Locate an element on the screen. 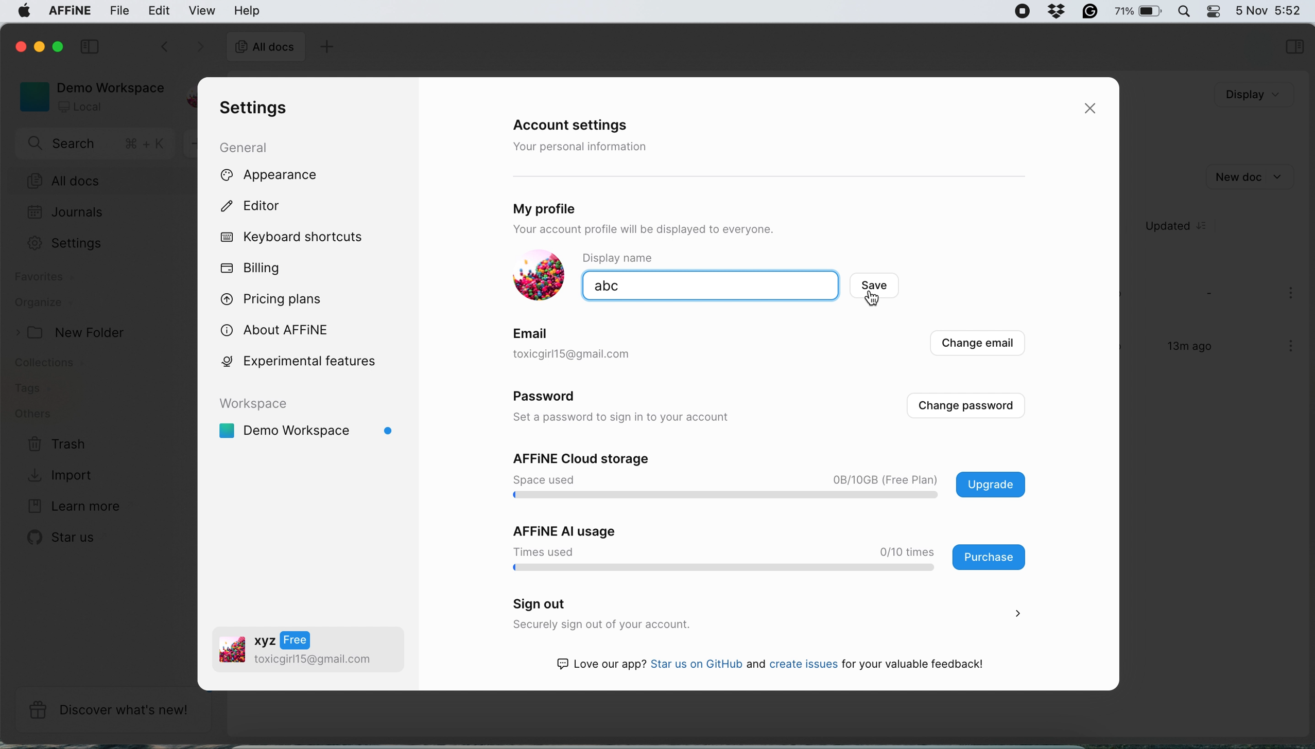  others is located at coordinates (33, 414).